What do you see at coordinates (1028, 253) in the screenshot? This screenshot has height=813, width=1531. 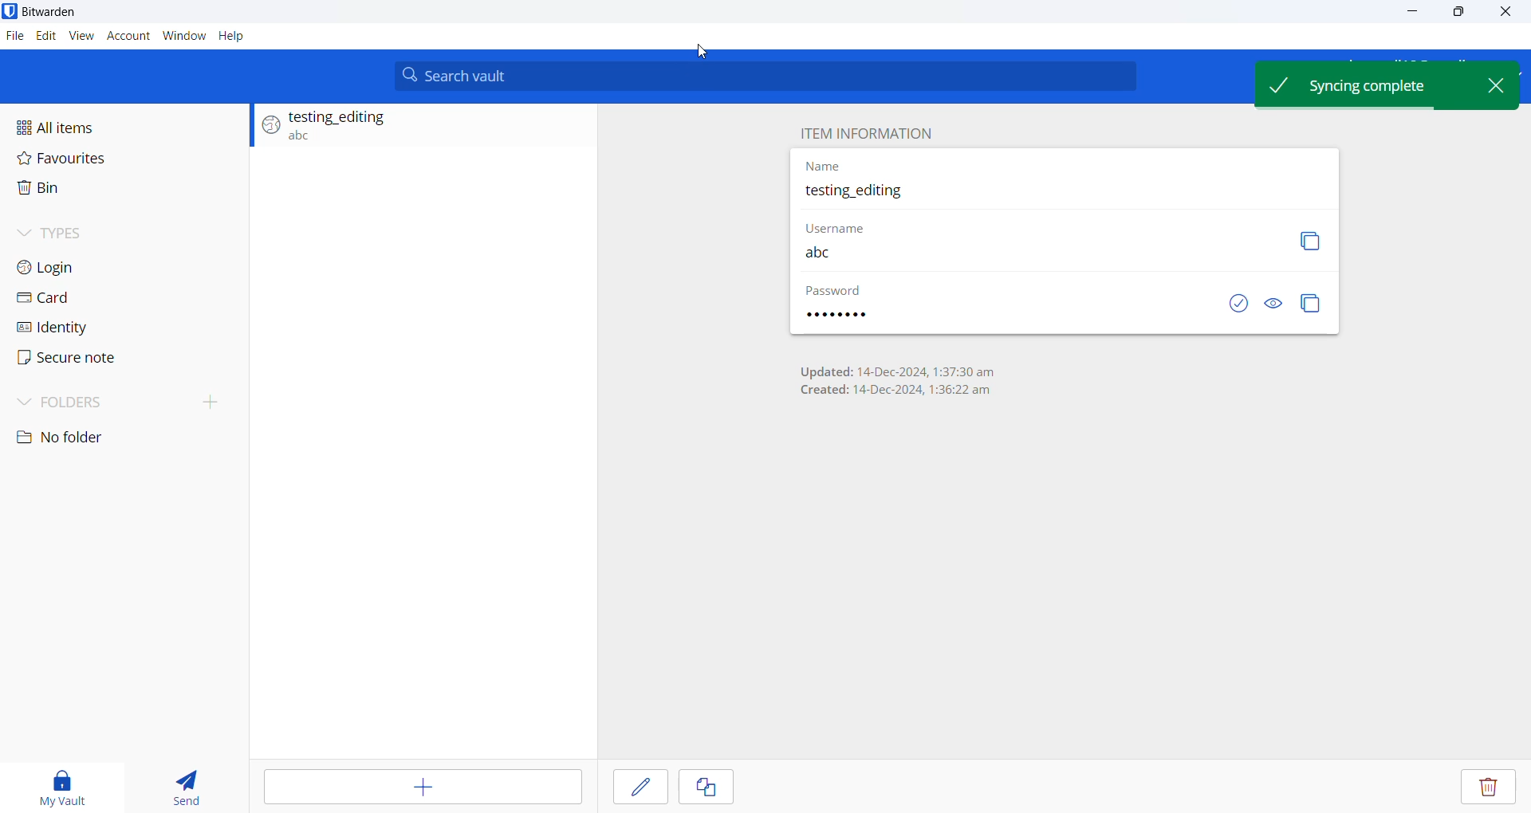 I see `Username entered` at bounding box center [1028, 253].